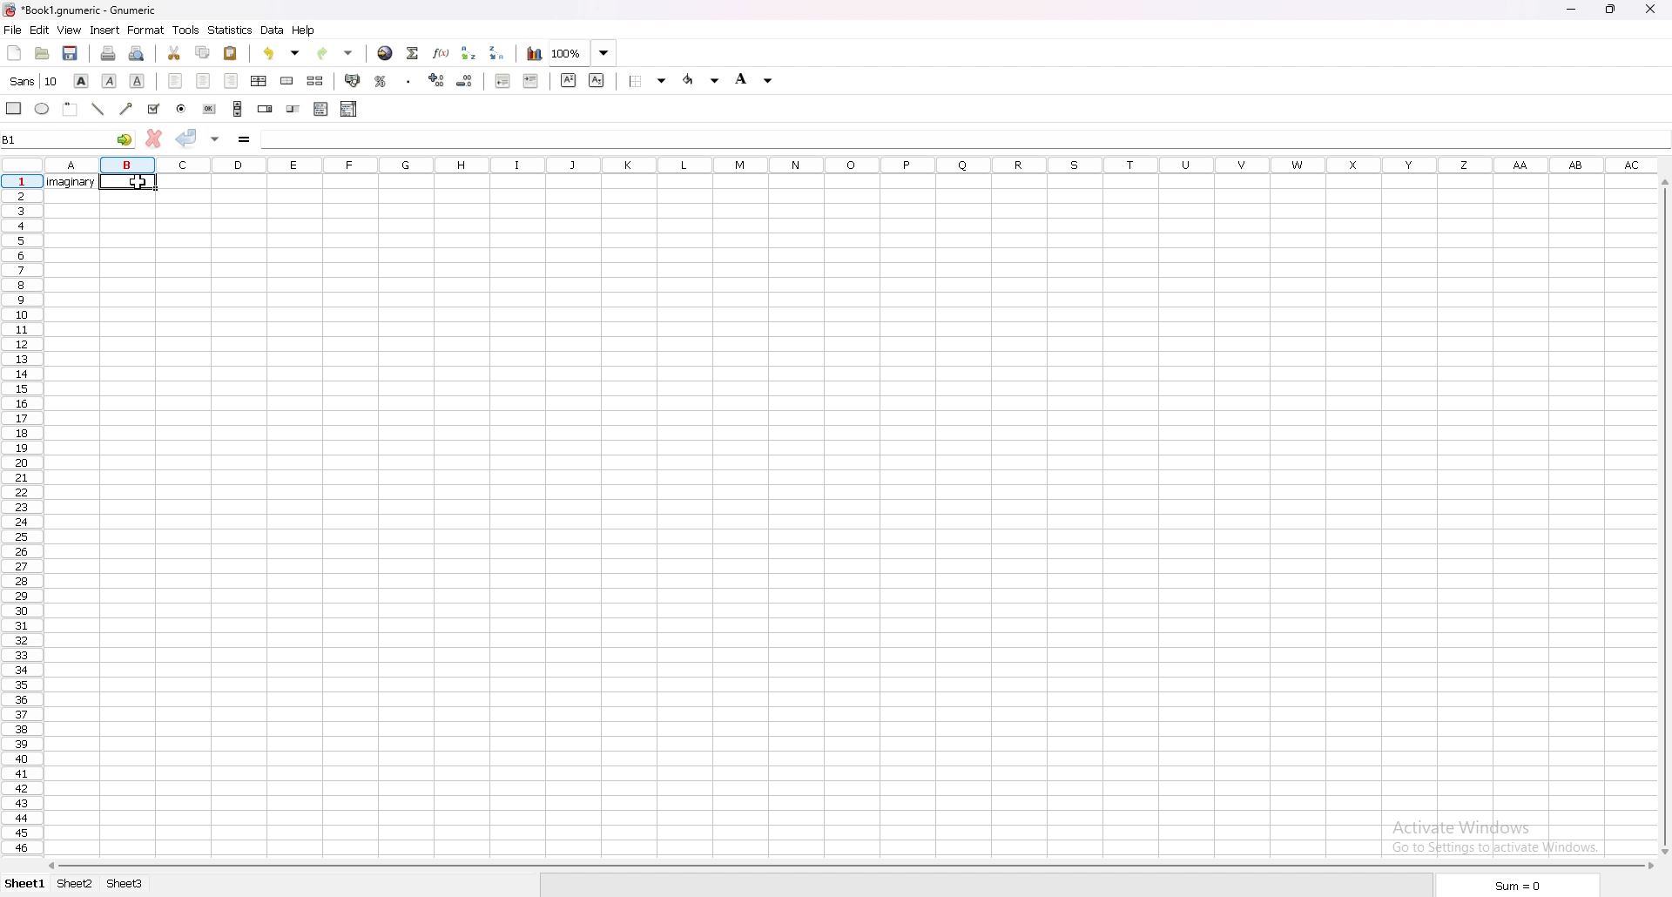 This screenshot has width=1672, height=897. I want to click on underline, so click(138, 81).